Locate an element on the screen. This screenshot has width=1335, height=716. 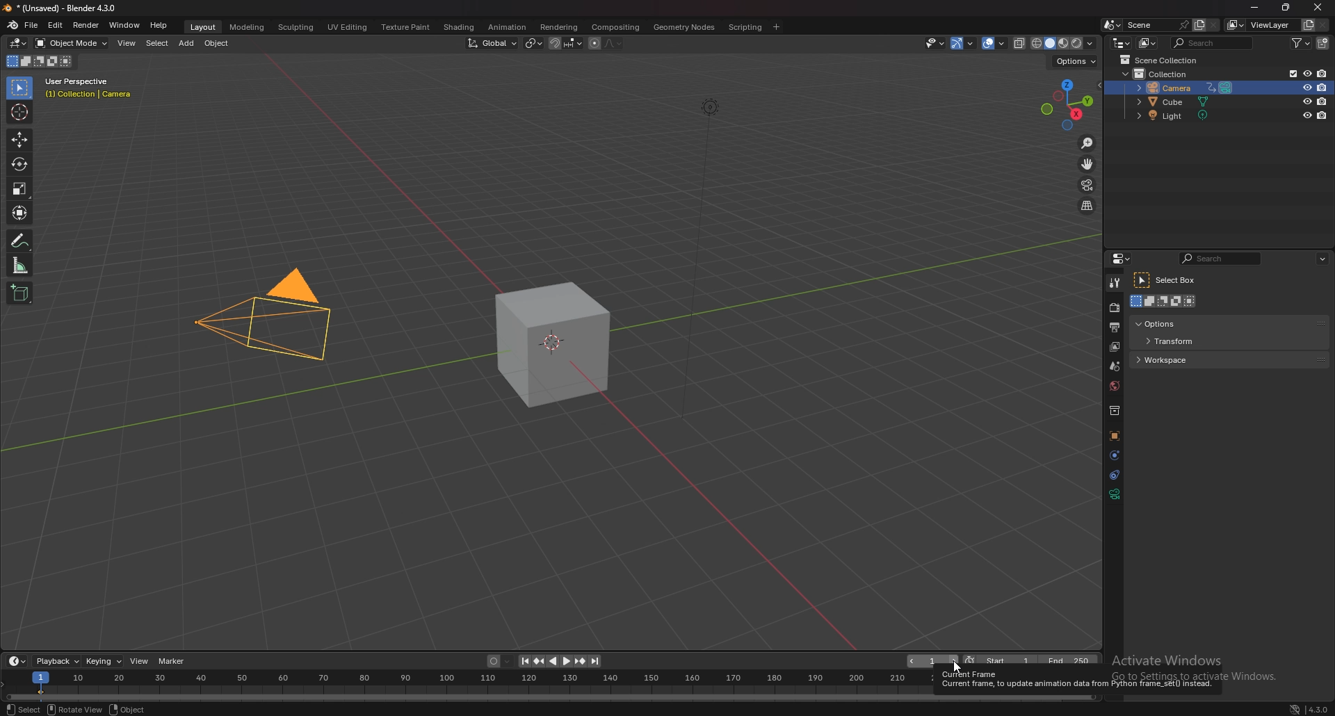
options is located at coordinates (1322, 257).